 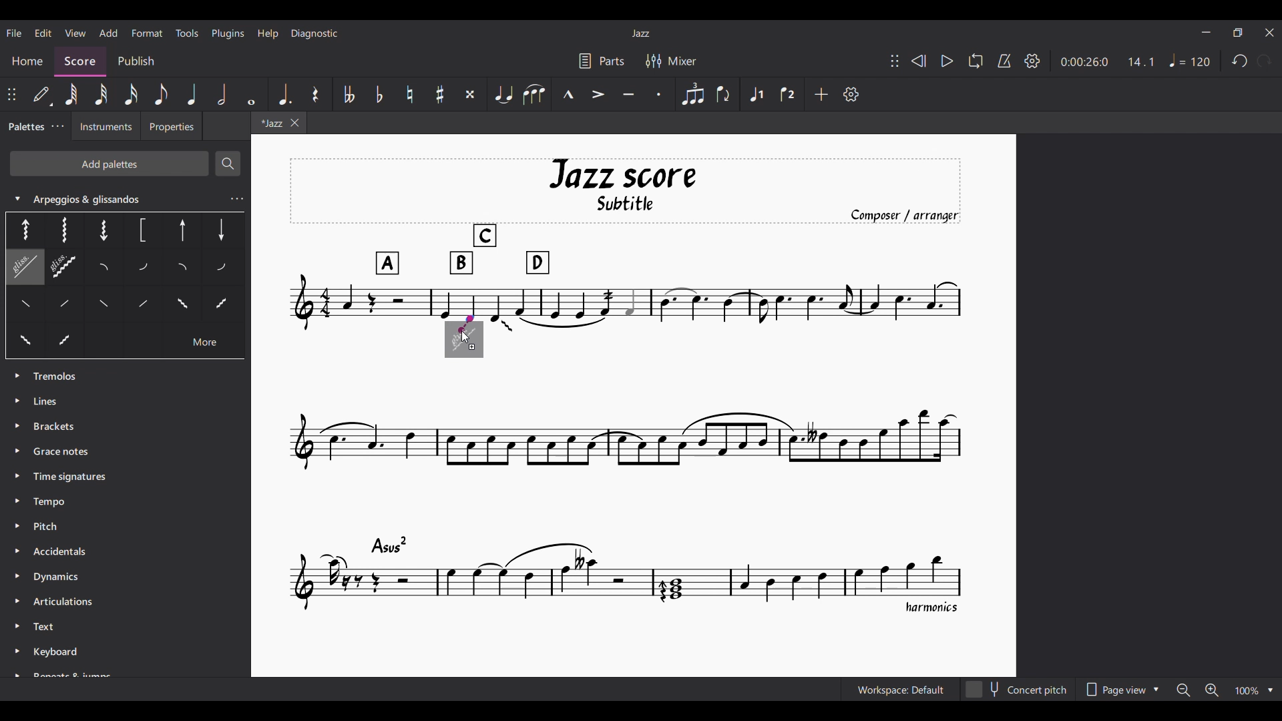 I want to click on Toggle flat, so click(x=379, y=94).